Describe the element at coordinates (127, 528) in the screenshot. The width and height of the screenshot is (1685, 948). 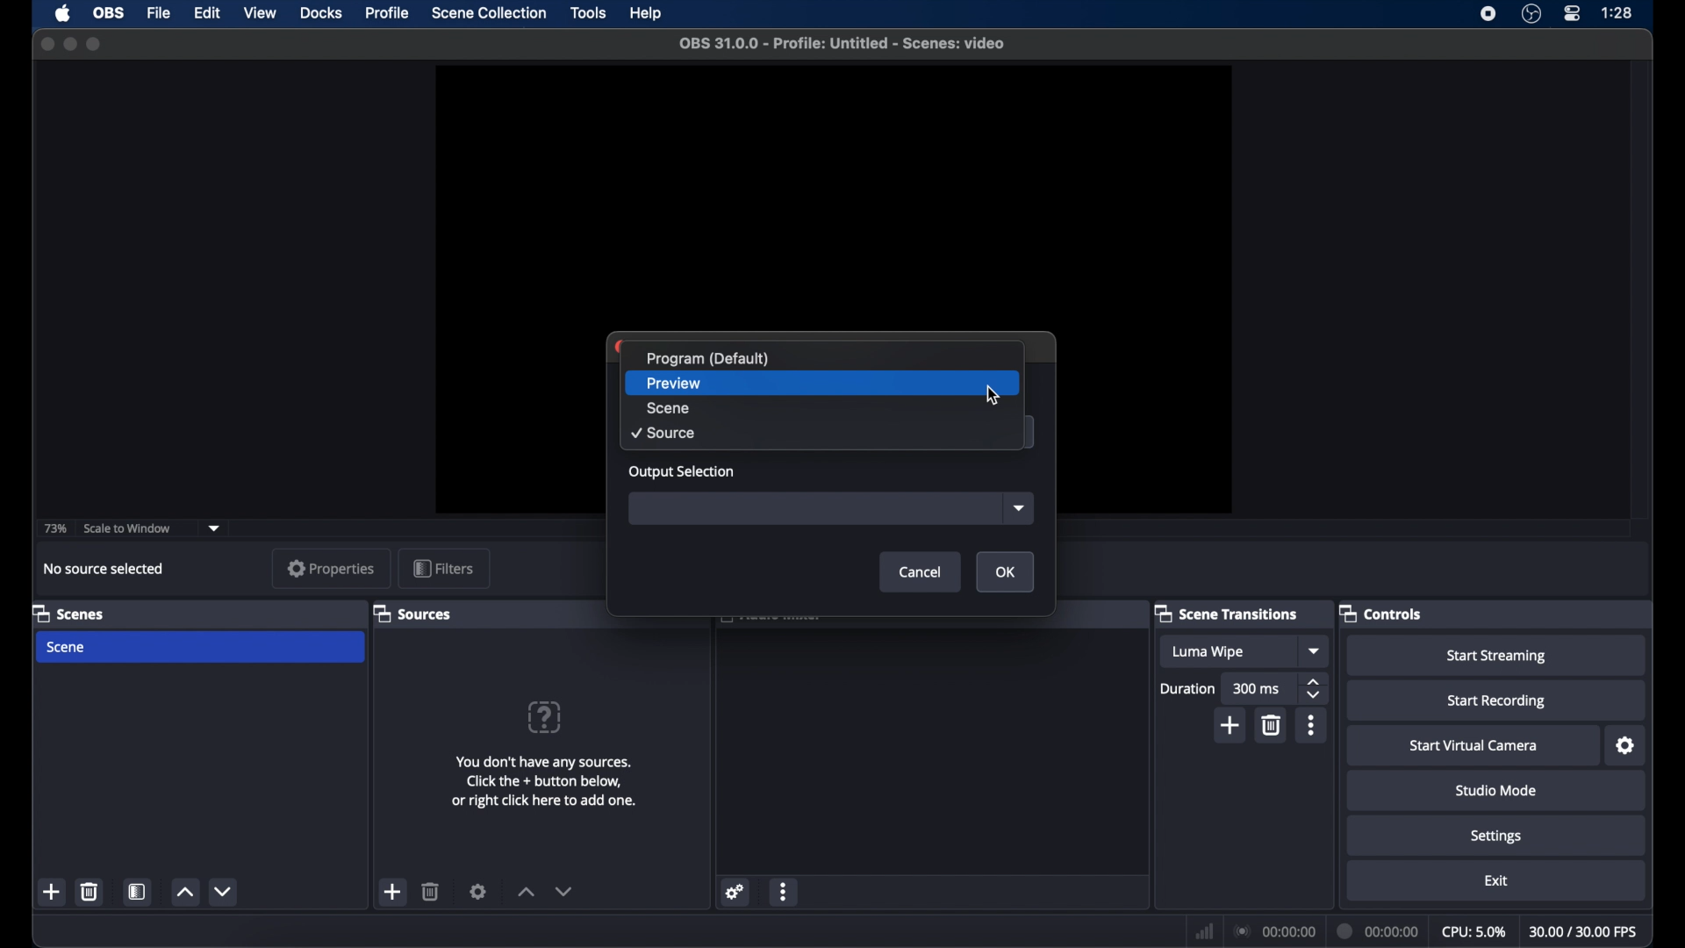
I see `scale to window` at that location.